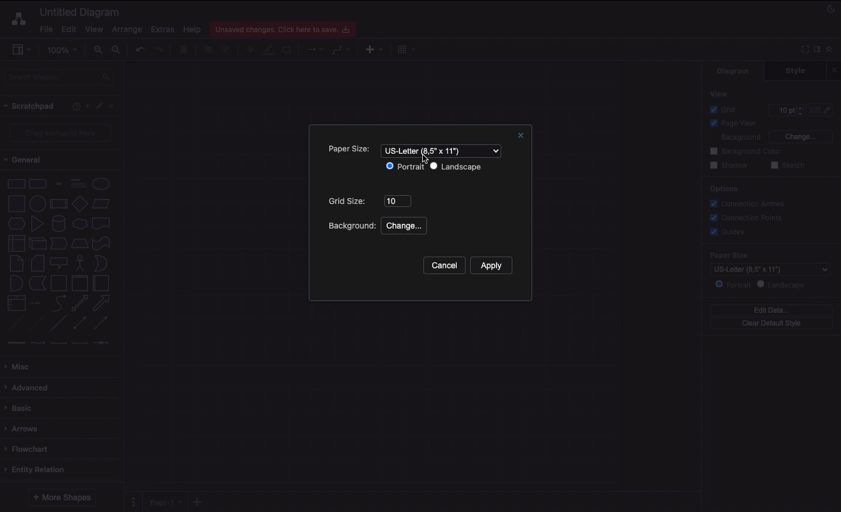 This screenshot has height=512, width=841. Describe the element at coordinates (37, 244) in the screenshot. I see `Cube` at that location.